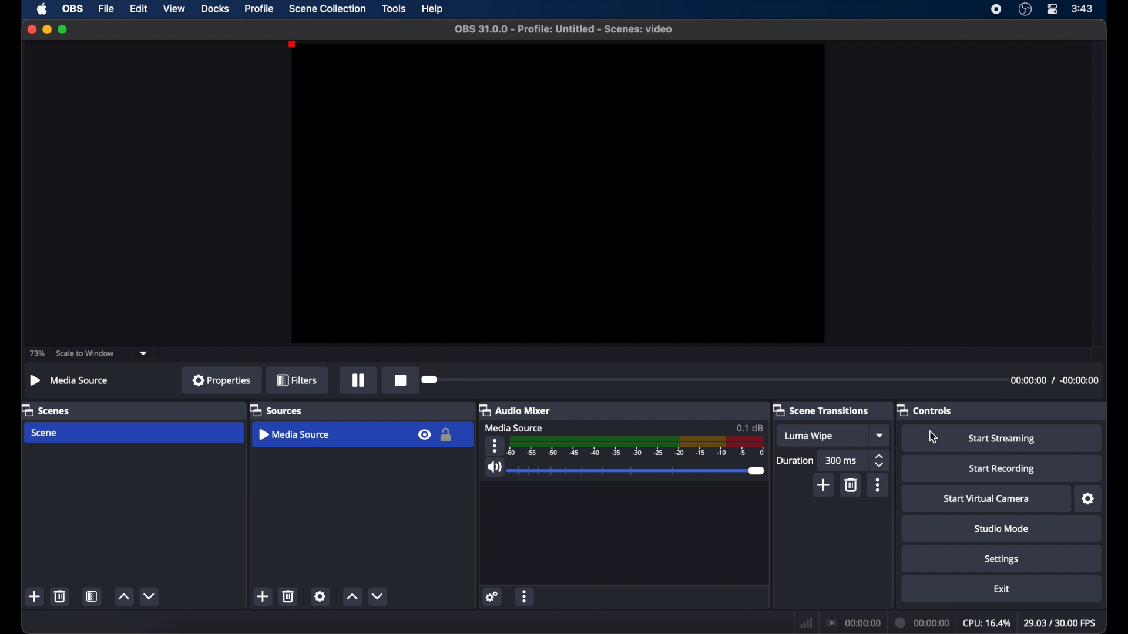 This screenshot has height=634, width=1128. Describe the element at coordinates (46, 29) in the screenshot. I see `minimize` at that location.